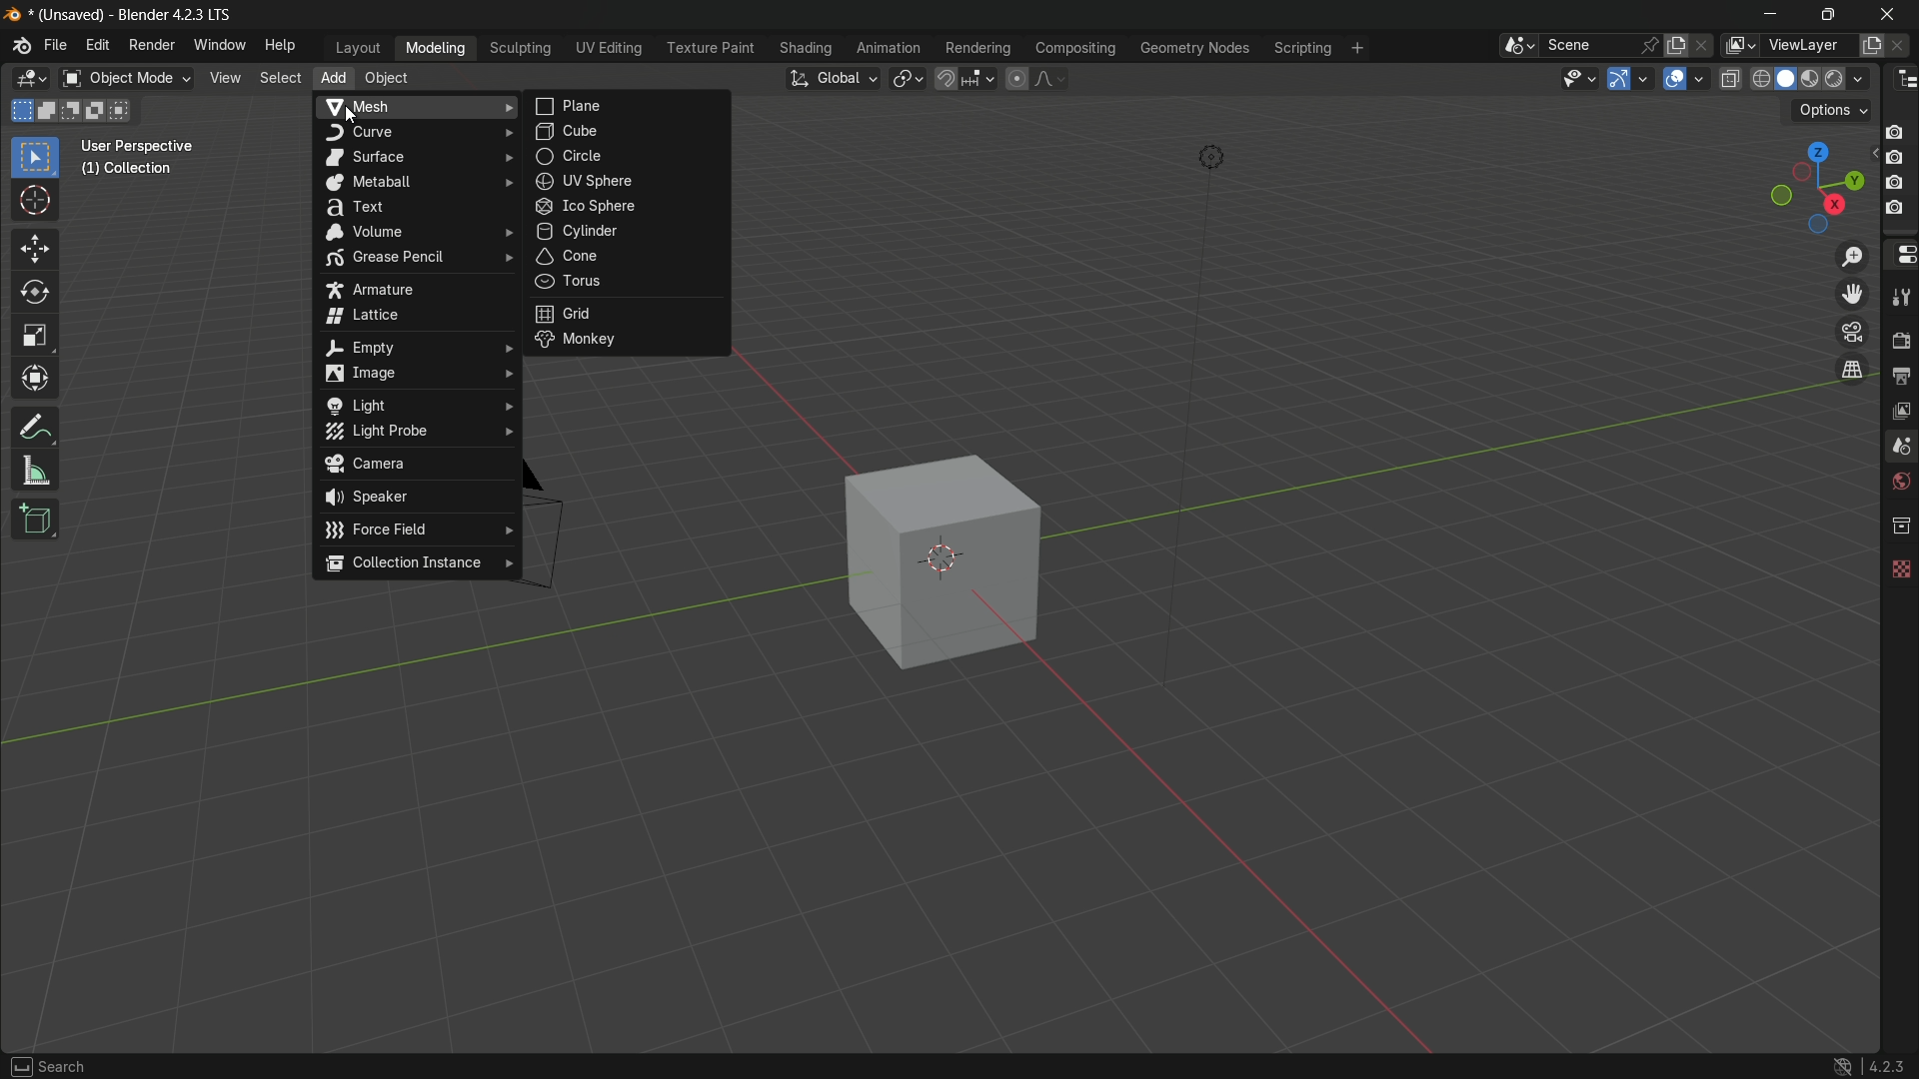 The image size is (1919, 1079). What do you see at coordinates (419, 316) in the screenshot?
I see `lattice` at bounding box center [419, 316].